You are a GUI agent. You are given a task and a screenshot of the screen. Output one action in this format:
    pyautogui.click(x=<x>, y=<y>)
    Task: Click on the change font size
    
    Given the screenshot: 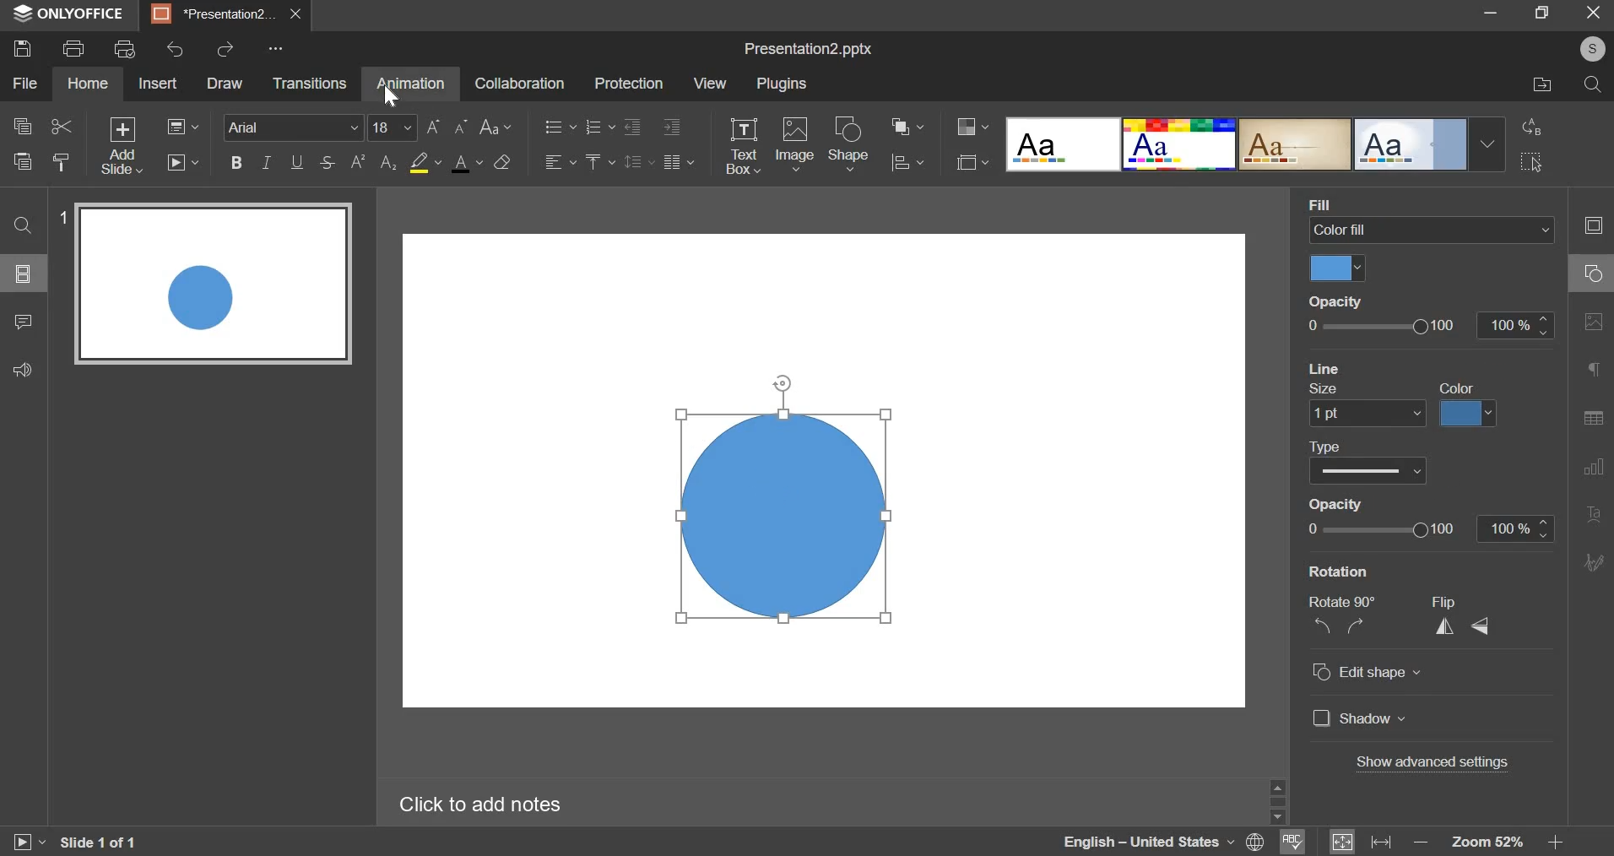 What is the action you would take?
    pyautogui.click(x=449, y=127)
    